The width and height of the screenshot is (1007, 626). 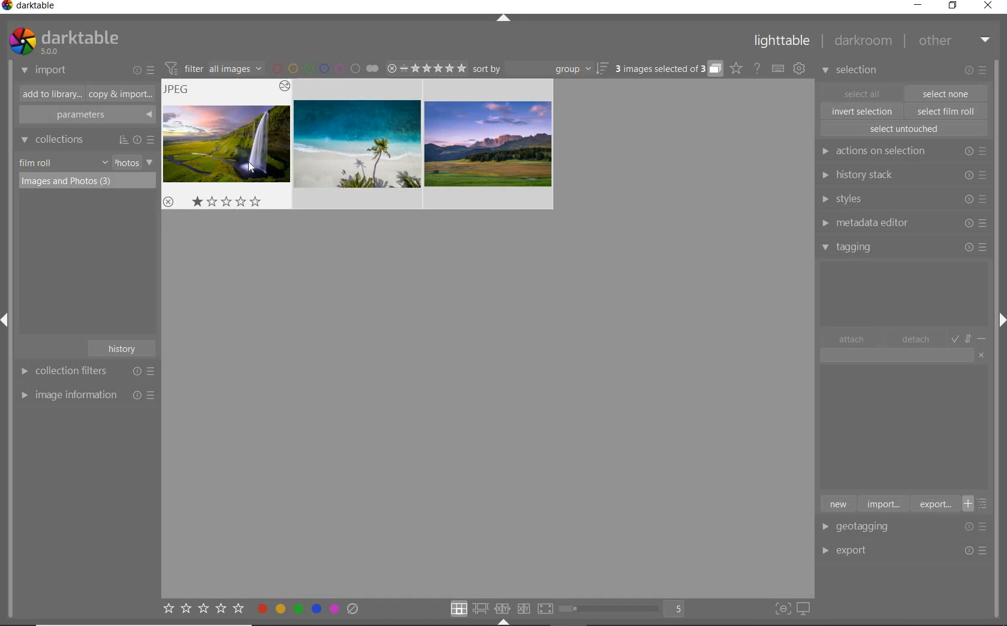 What do you see at coordinates (126, 162) in the screenshot?
I see `photos` at bounding box center [126, 162].